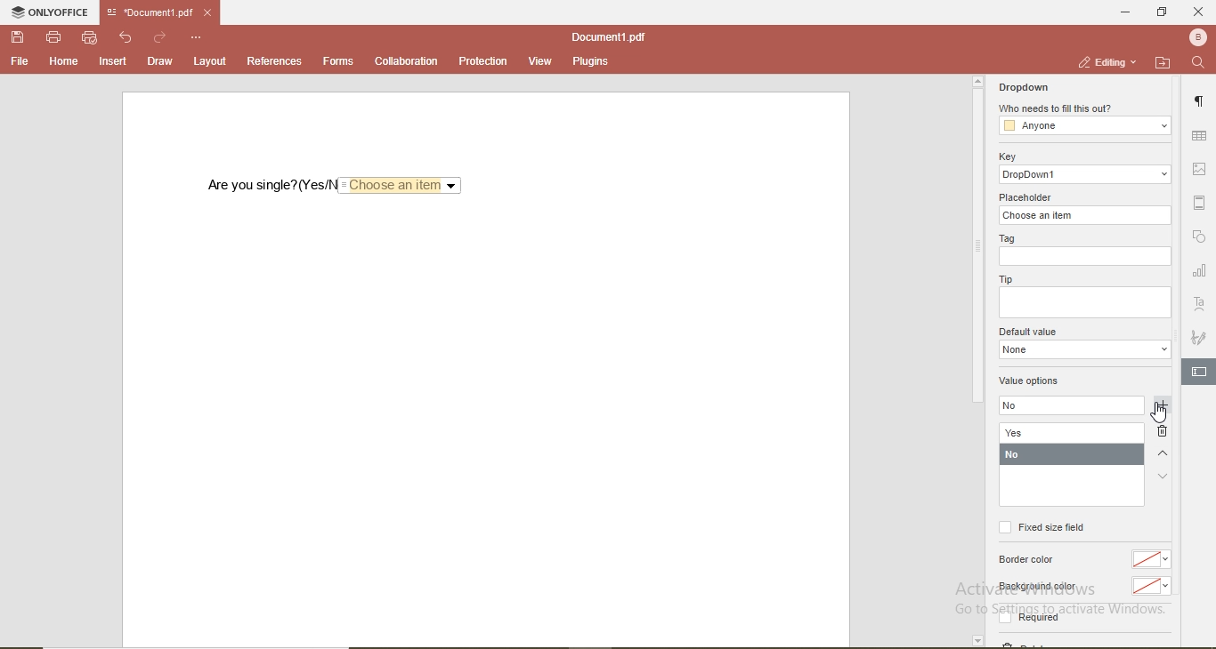  I want to click on edit, so click(1198, 371).